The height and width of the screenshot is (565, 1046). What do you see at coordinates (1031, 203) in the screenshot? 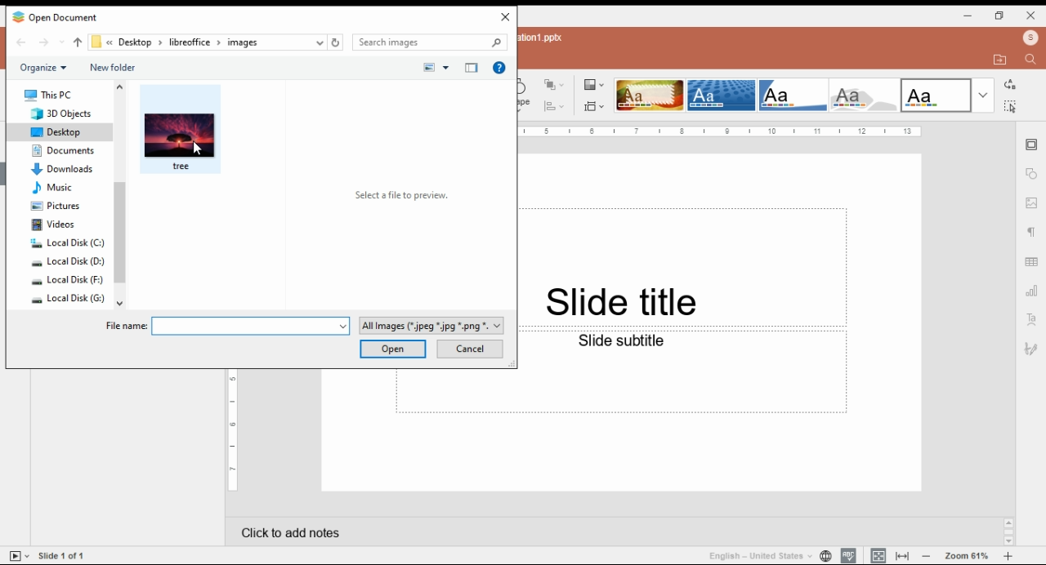
I see `image settings` at bounding box center [1031, 203].